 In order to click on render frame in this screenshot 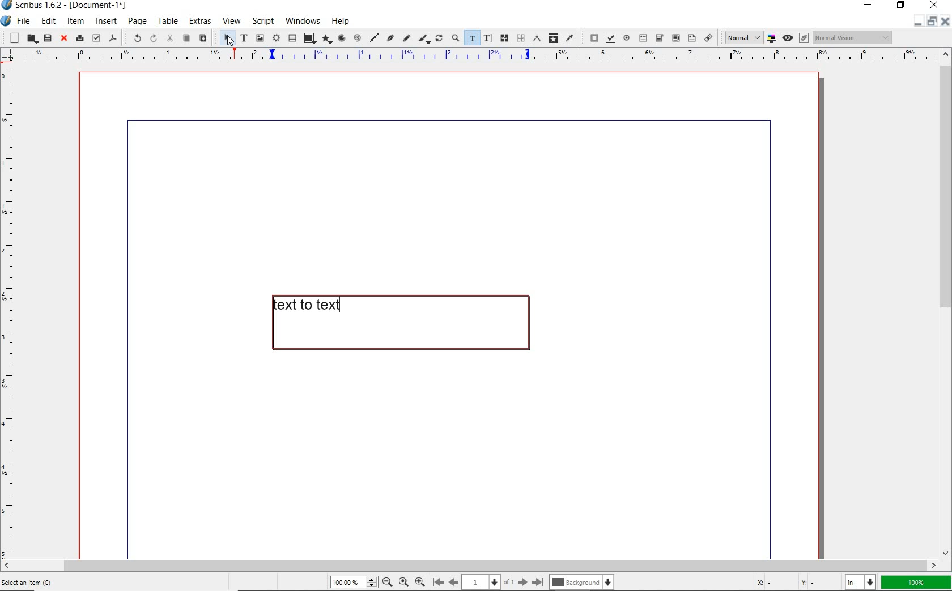, I will do `click(276, 38)`.